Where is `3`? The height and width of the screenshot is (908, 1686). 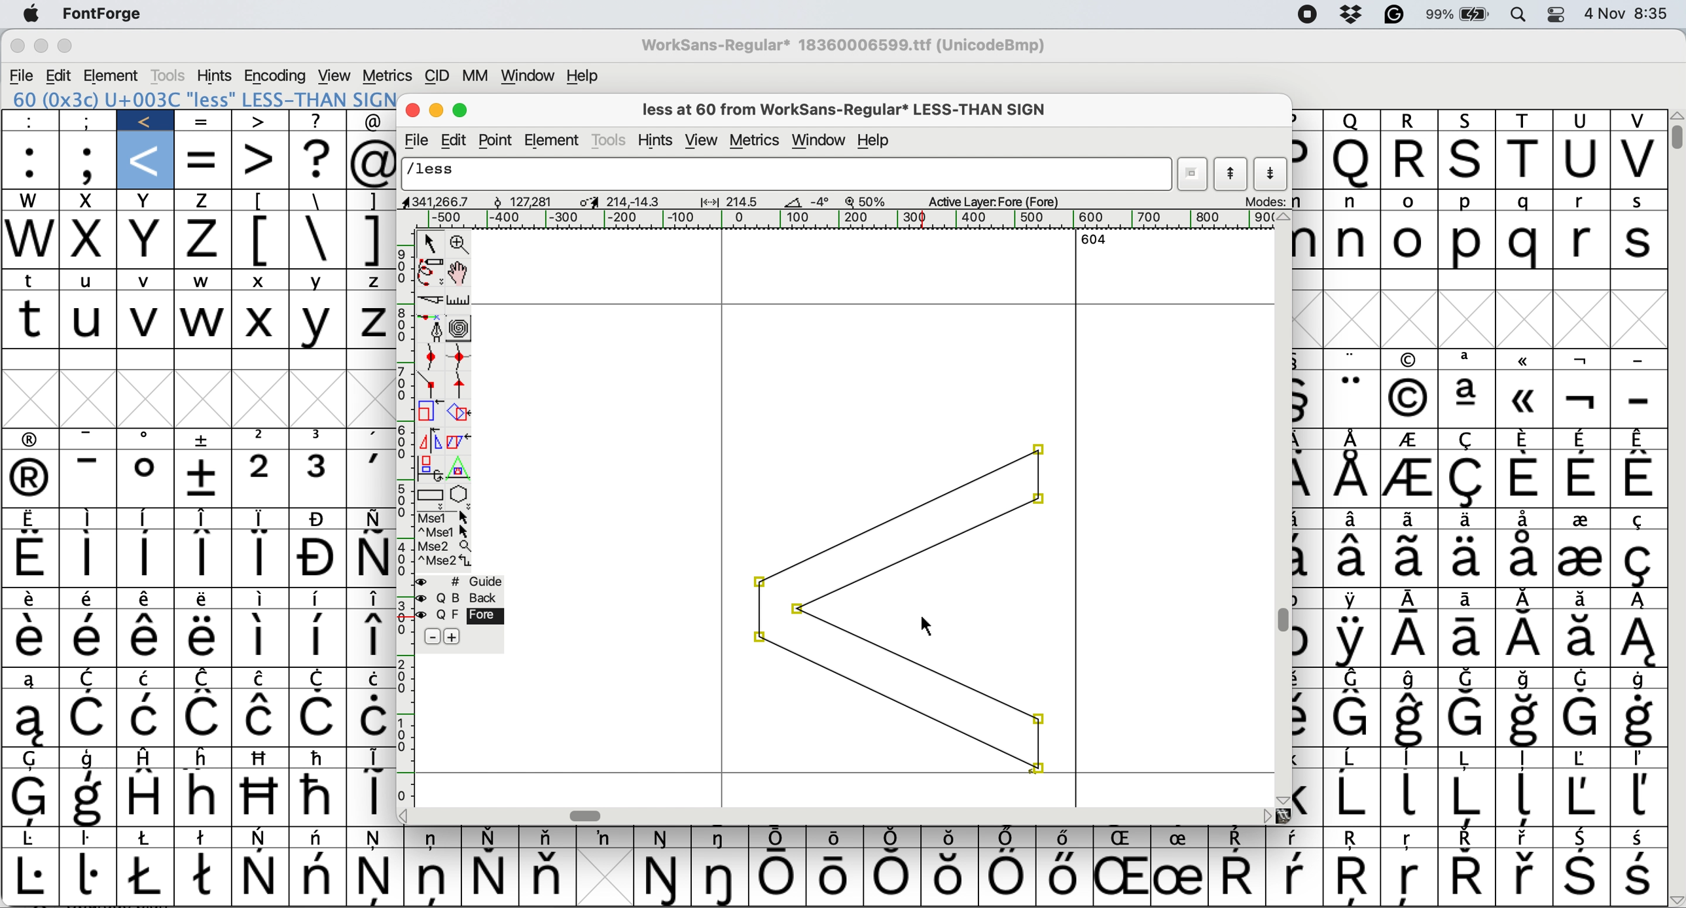 3 is located at coordinates (319, 436).